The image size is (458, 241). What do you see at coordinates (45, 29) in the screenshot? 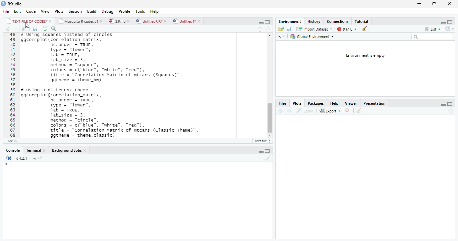
I see `spelling` at bounding box center [45, 29].